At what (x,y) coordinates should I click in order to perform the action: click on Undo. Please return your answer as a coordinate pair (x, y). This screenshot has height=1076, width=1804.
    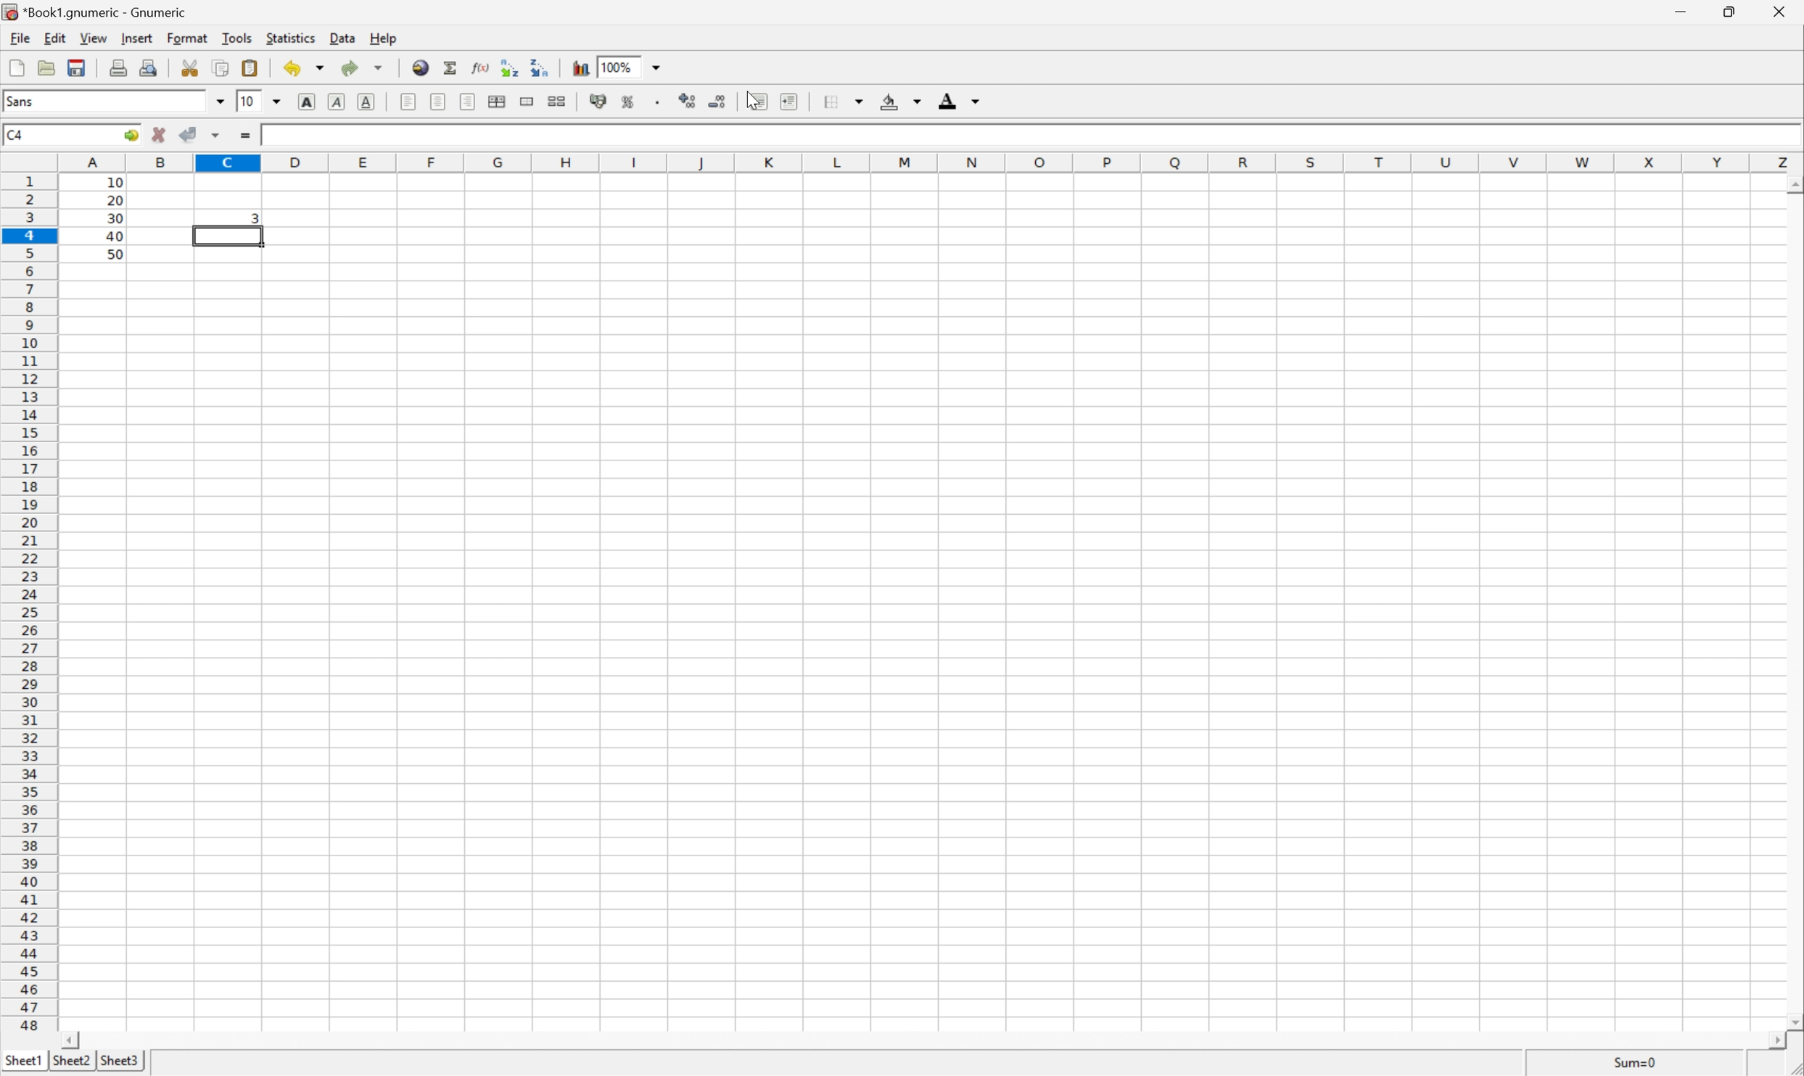
    Looking at the image, I should click on (290, 69).